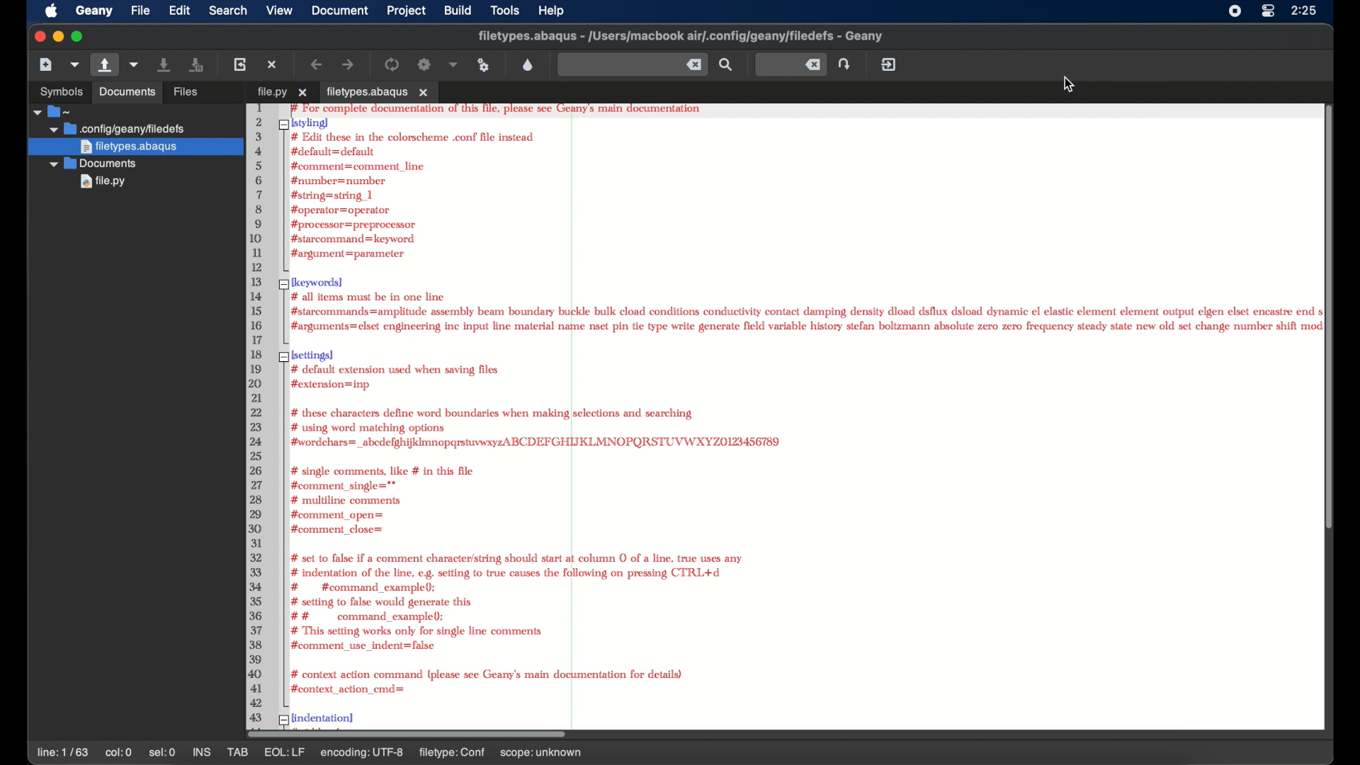 The width and height of the screenshot is (1360, 765). I want to click on open an existing file, so click(206, 93).